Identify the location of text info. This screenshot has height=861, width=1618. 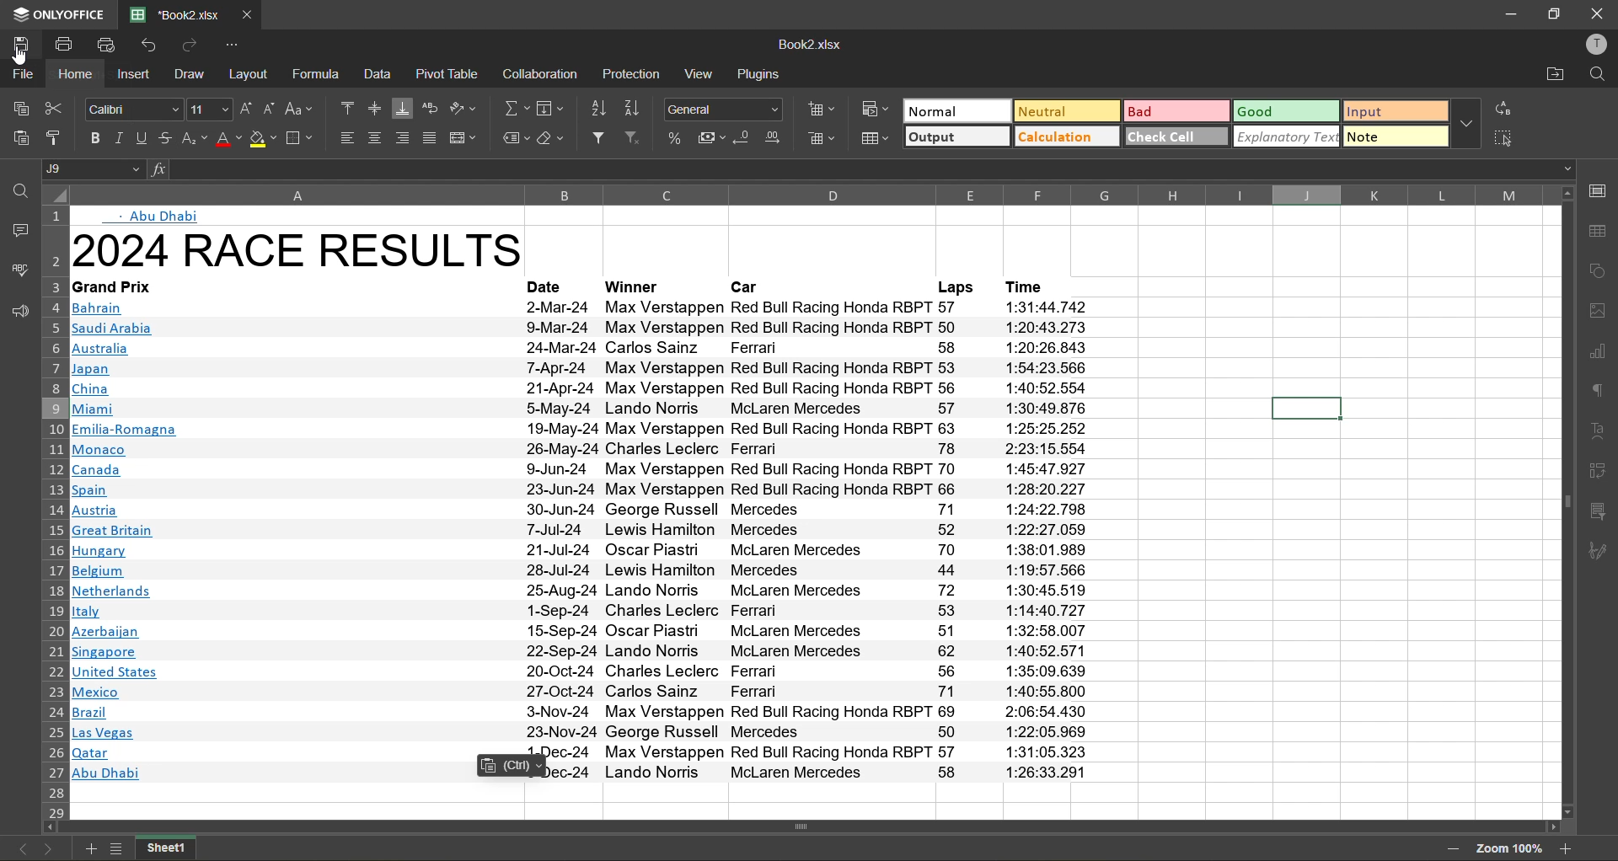
(582, 530).